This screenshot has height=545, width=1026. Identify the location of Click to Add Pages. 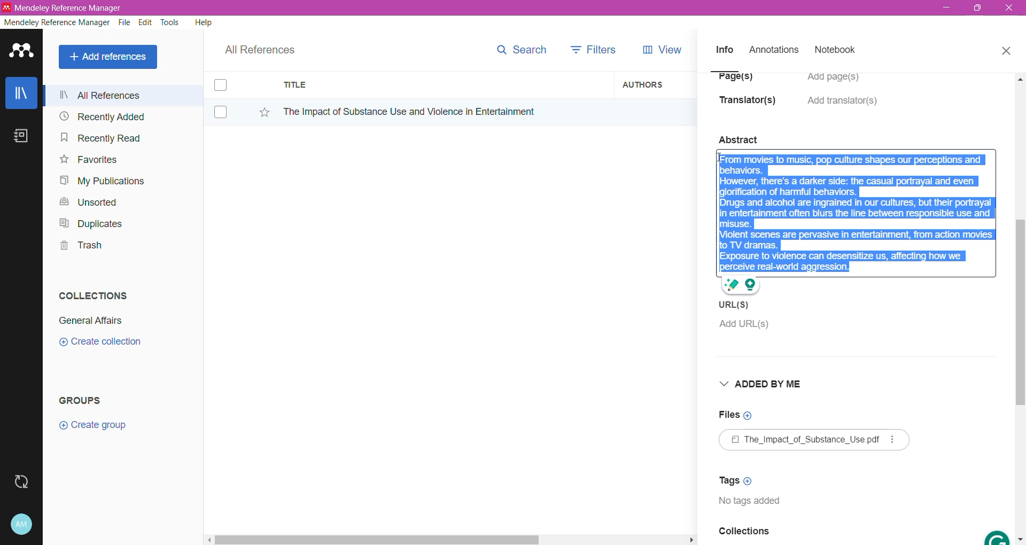
(838, 82).